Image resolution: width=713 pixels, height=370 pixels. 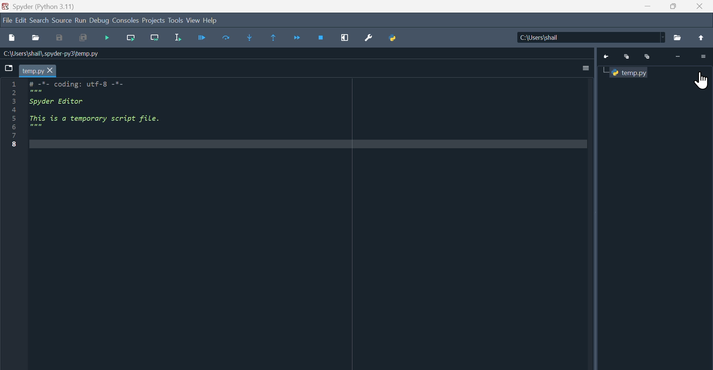 What do you see at coordinates (153, 20) in the screenshot?
I see `Project` at bounding box center [153, 20].